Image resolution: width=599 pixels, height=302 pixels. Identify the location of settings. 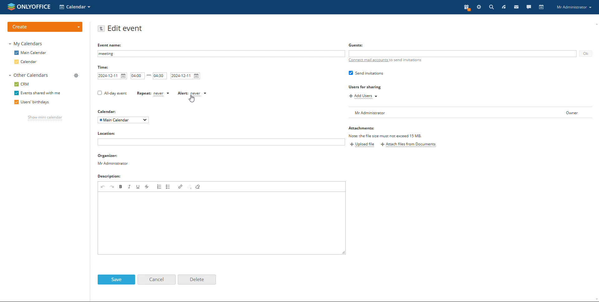
(479, 7).